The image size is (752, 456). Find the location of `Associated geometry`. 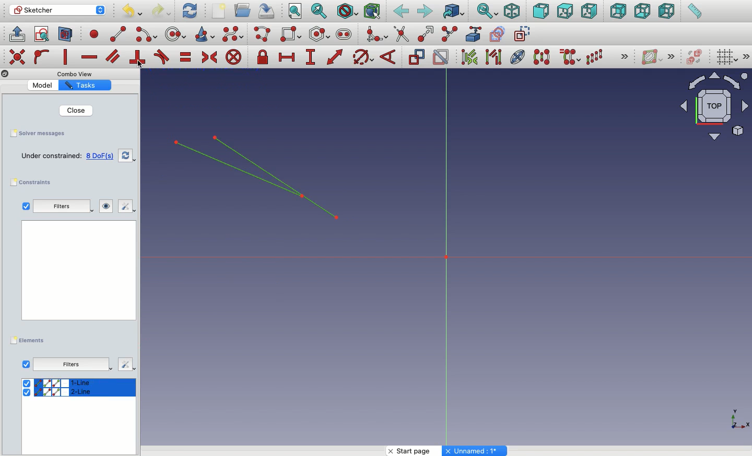

Associated geometry is located at coordinates (494, 58).